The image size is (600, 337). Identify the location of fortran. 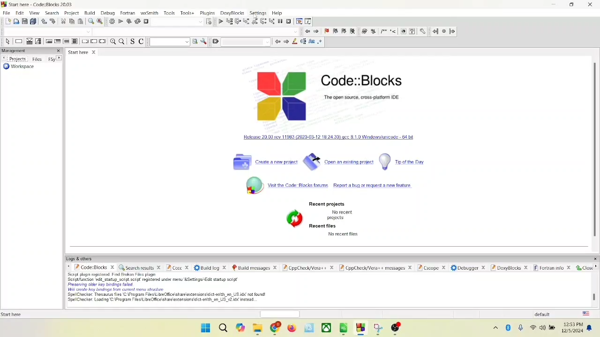
(127, 13).